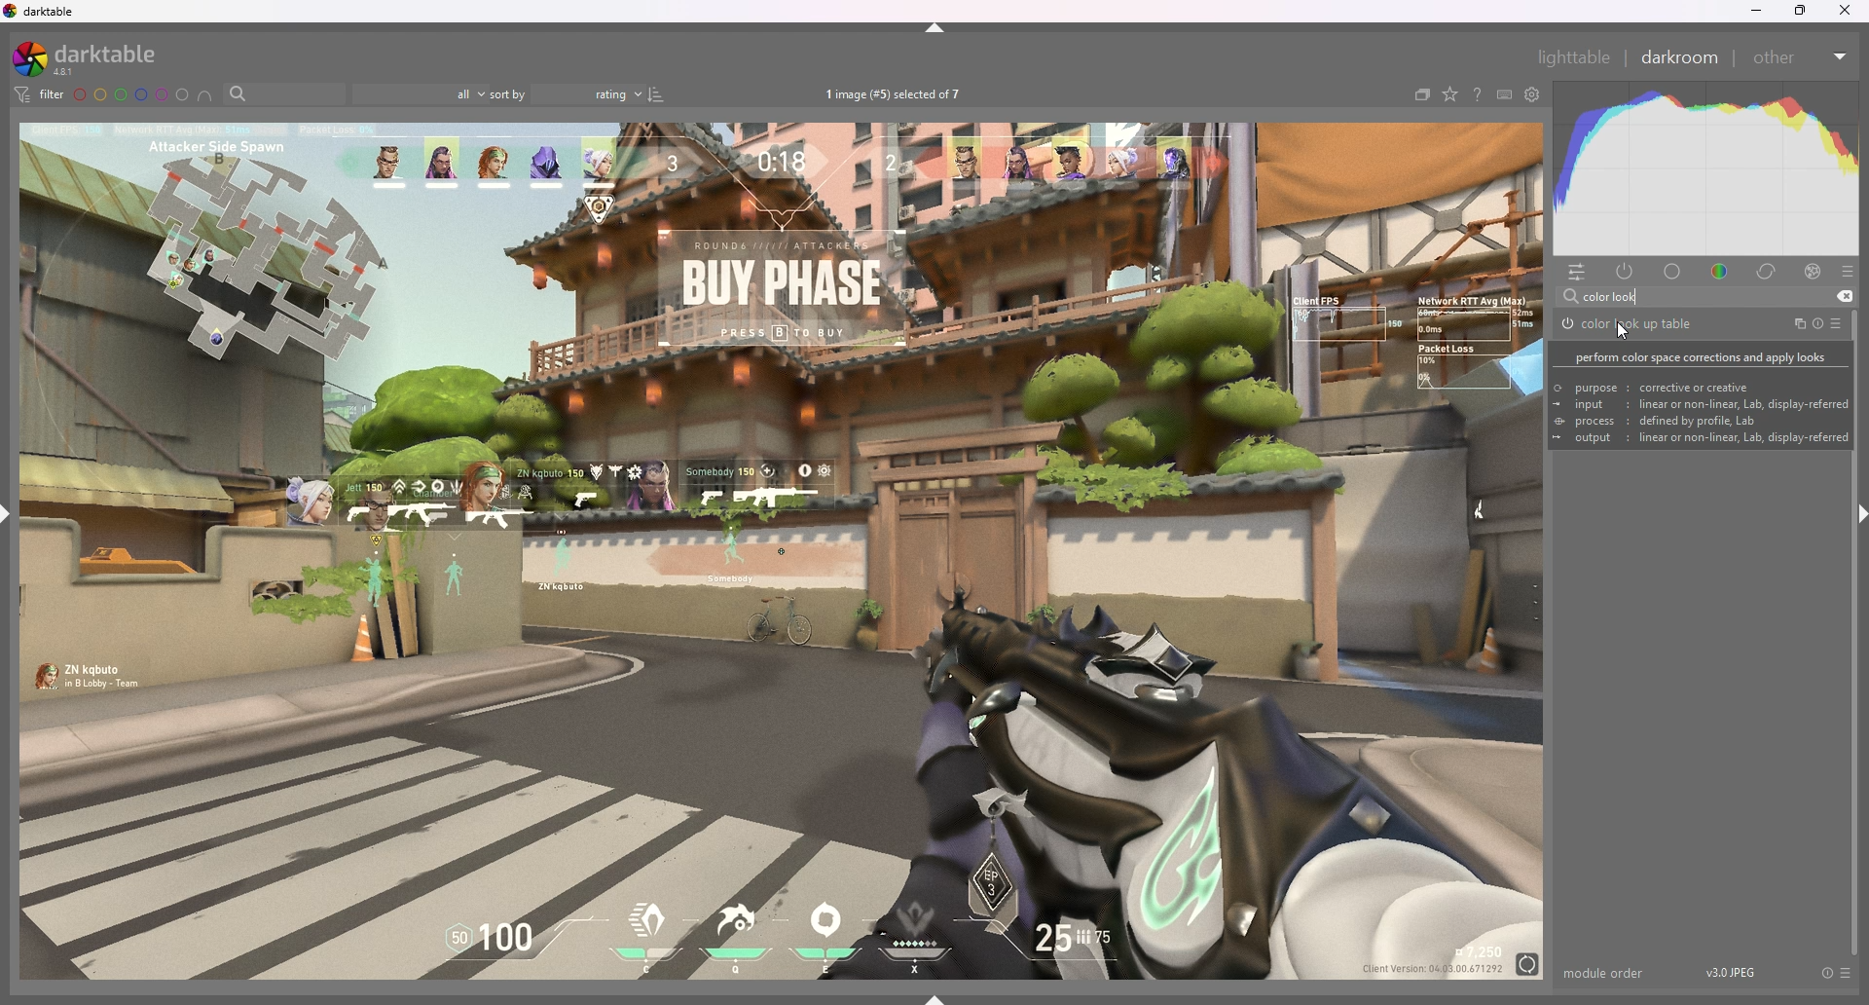 The image size is (1869, 1005). I want to click on active modules, so click(1627, 272).